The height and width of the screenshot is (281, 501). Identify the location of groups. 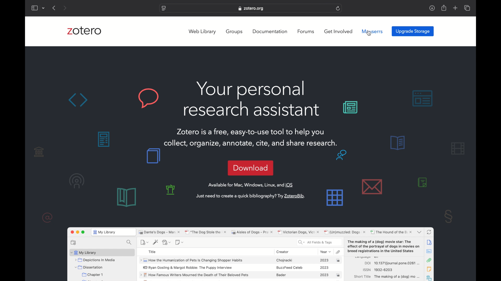
(235, 32).